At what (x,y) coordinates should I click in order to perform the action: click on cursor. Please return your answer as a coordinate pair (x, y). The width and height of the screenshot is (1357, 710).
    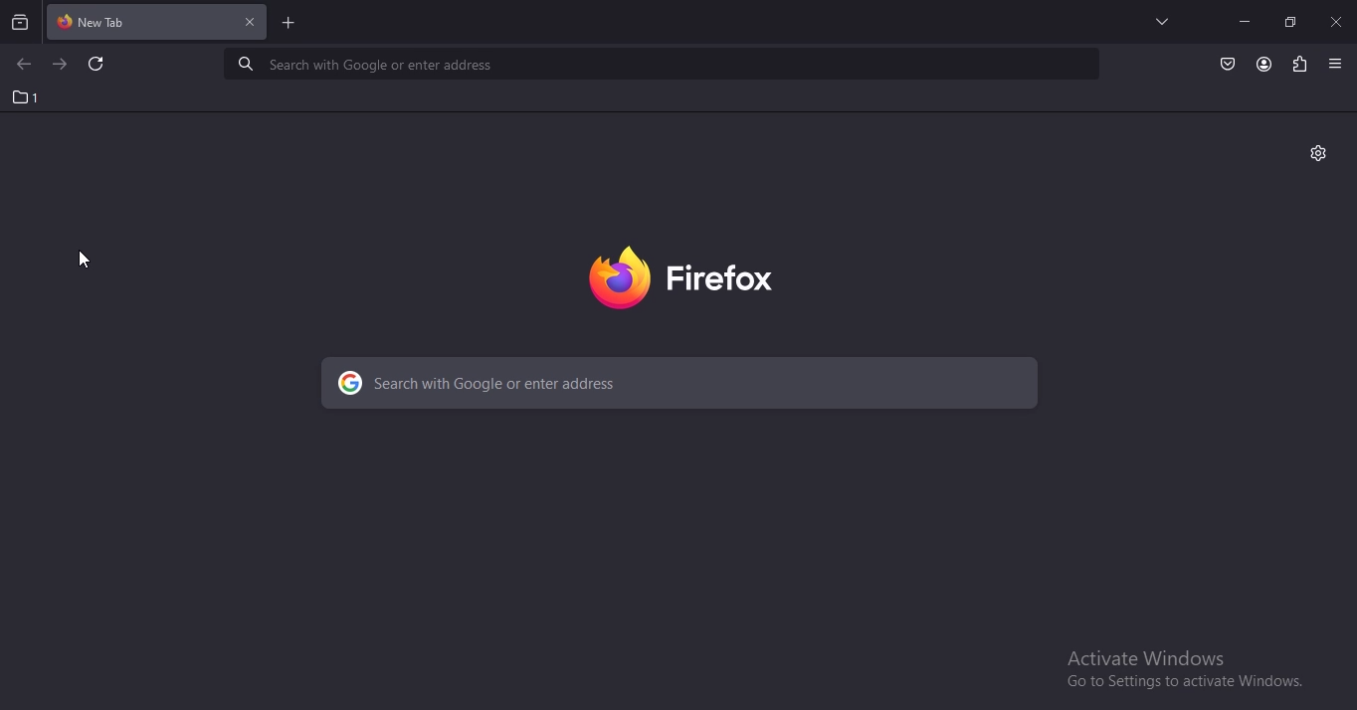
    Looking at the image, I should click on (85, 260).